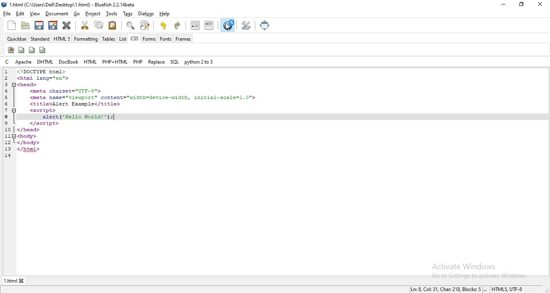 The image size is (550, 293). Describe the element at coordinates (228, 25) in the screenshot. I see `cursor` at that location.